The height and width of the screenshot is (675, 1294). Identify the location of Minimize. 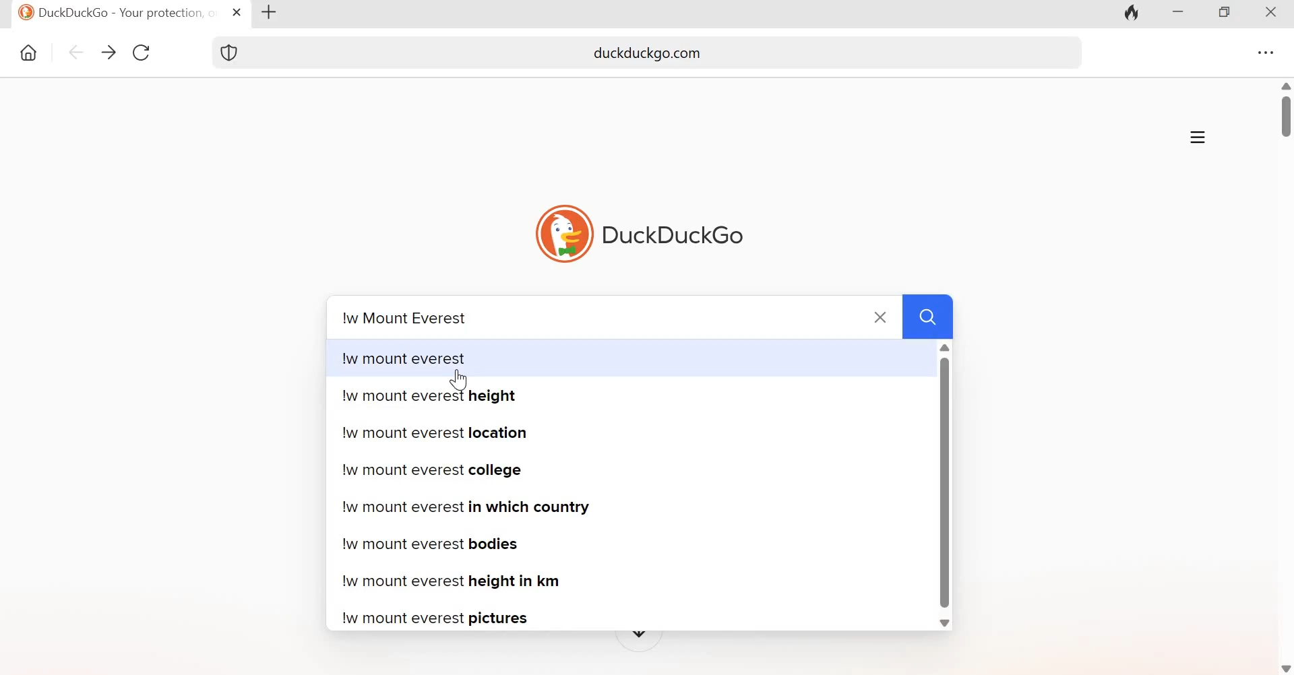
(1182, 14).